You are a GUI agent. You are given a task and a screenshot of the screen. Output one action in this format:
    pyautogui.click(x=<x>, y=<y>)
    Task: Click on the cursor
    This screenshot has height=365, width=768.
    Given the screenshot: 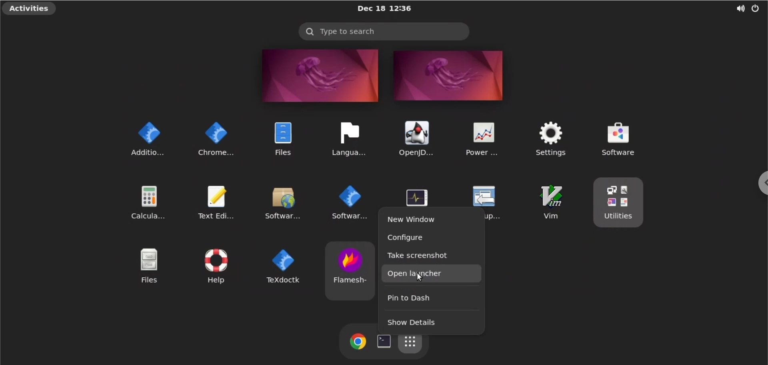 What is the action you would take?
    pyautogui.click(x=419, y=276)
    